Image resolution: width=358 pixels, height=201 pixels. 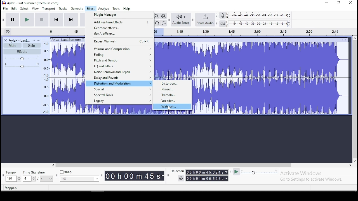 I want to click on tracks, so click(x=63, y=9).